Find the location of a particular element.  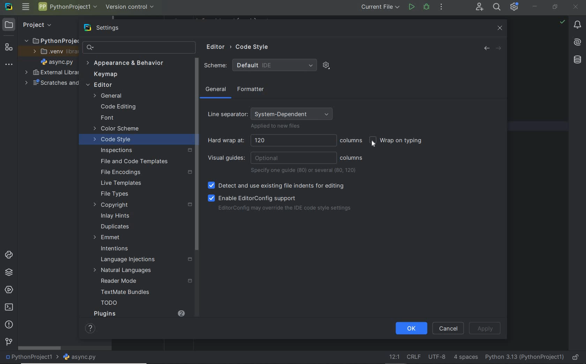

2 is located at coordinates (182, 313).